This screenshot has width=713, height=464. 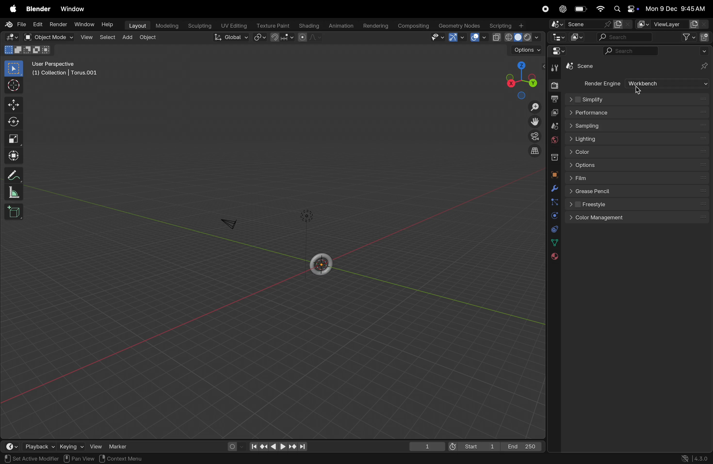 I want to click on proportional editing fall off, so click(x=309, y=38).